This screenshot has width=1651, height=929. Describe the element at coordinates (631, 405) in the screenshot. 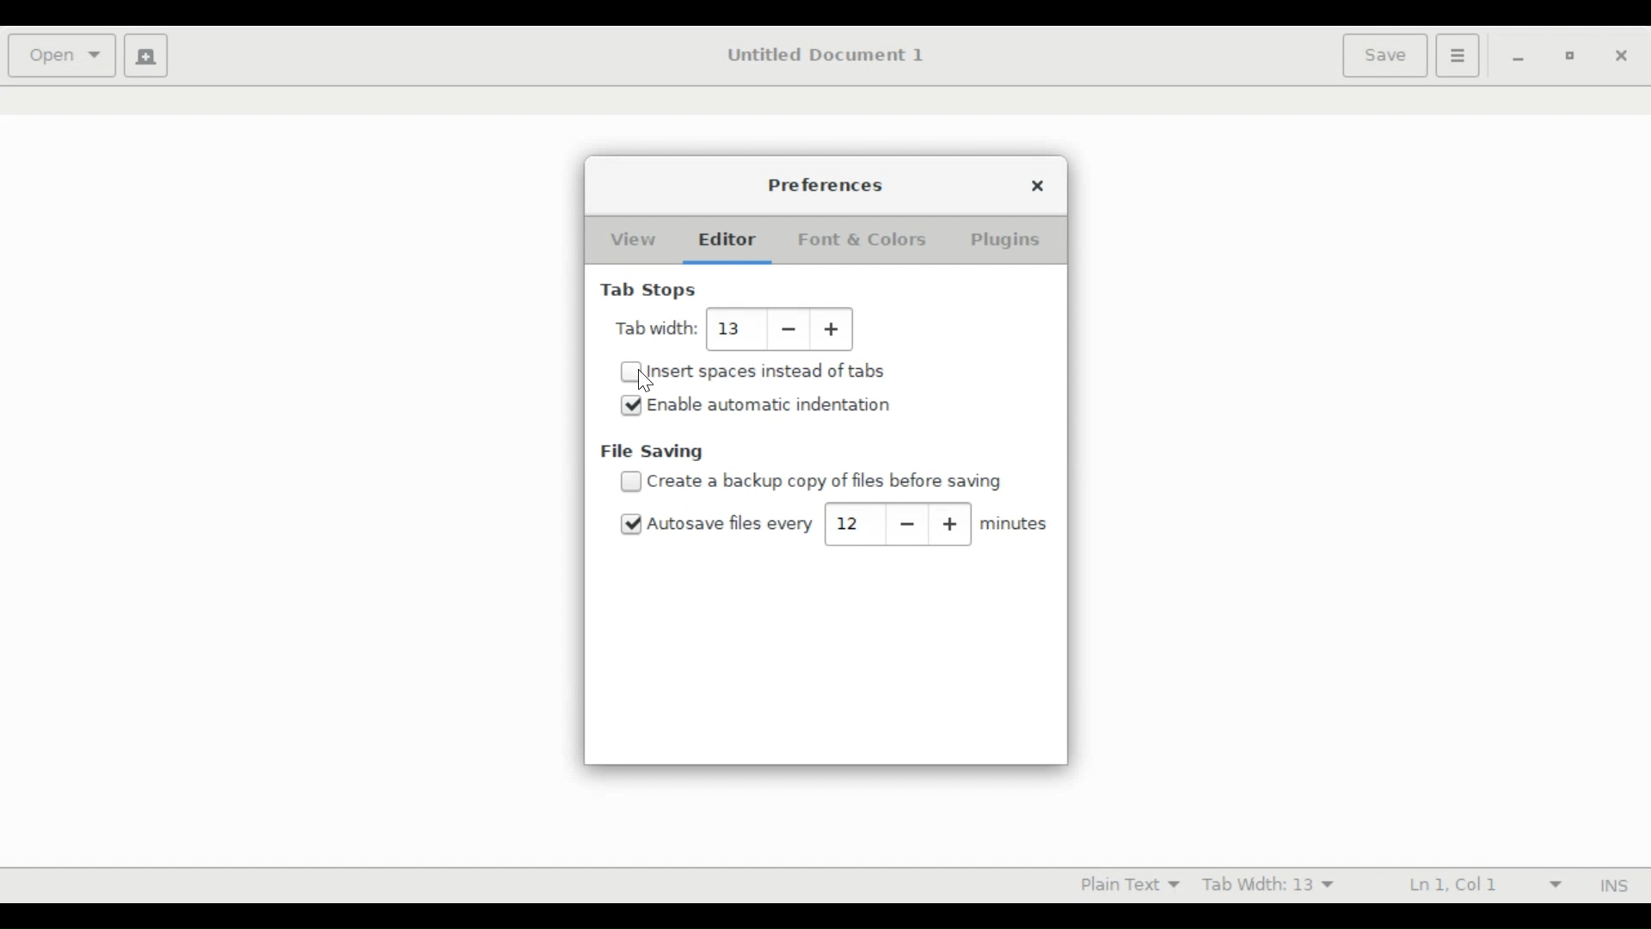

I see `Selected` at that location.